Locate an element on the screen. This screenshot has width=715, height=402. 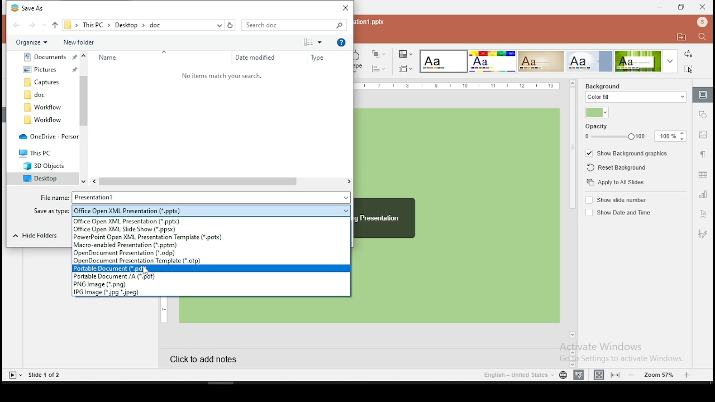
One Drive - personal is located at coordinates (47, 136).